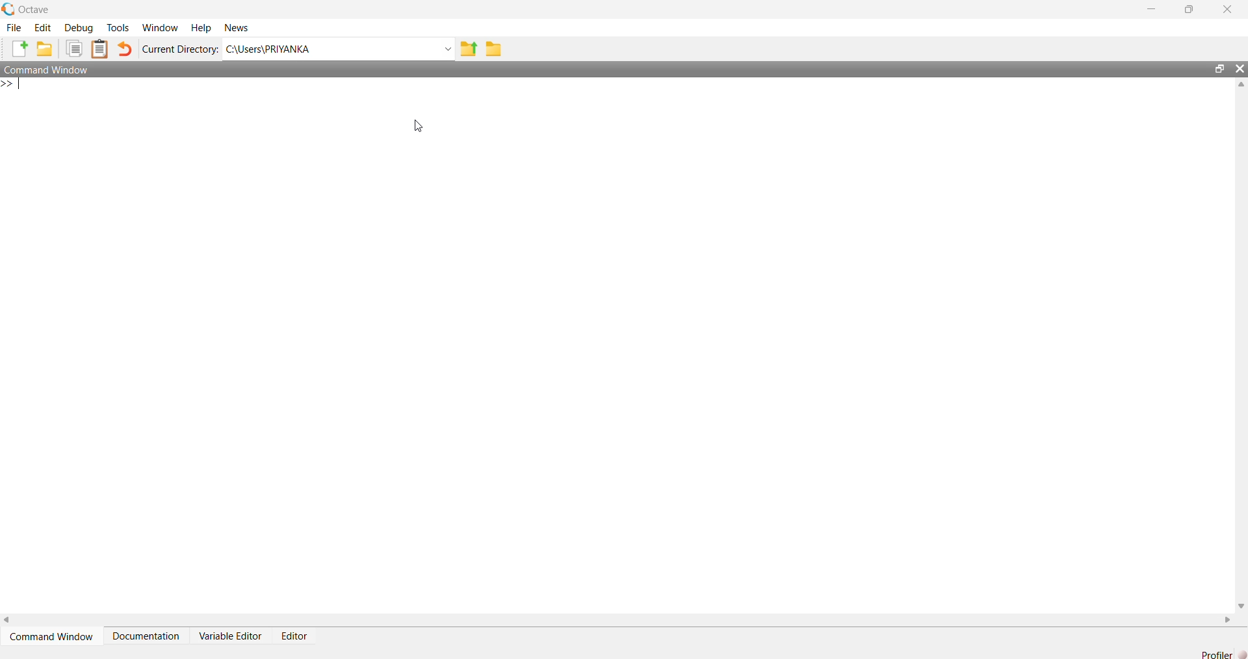 This screenshot has height=659, width=1248. What do you see at coordinates (46, 47) in the screenshot?
I see `Open an existing file in editor` at bounding box center [46, 47].